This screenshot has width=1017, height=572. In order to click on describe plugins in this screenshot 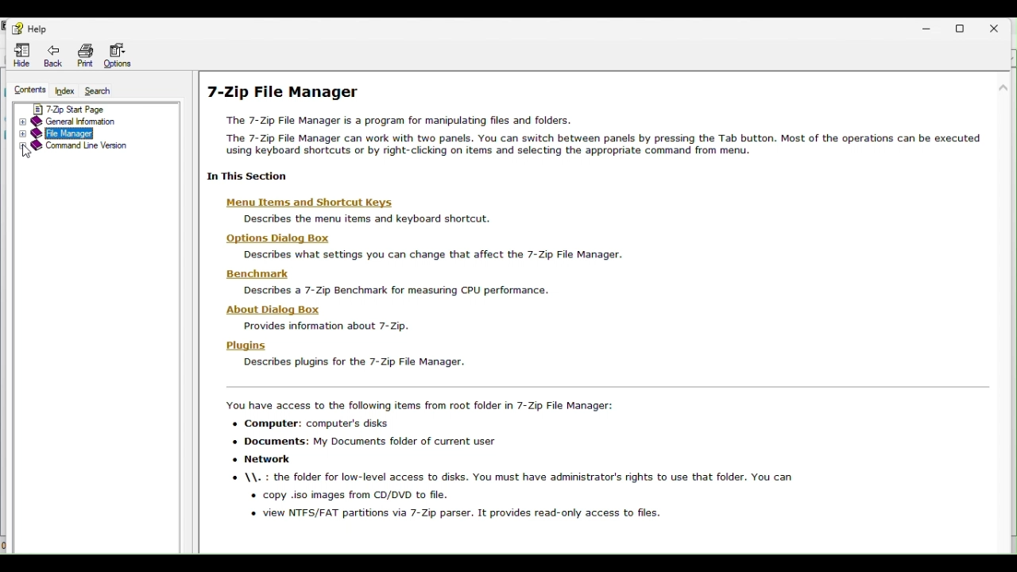, I will do `click(354, 365)`.